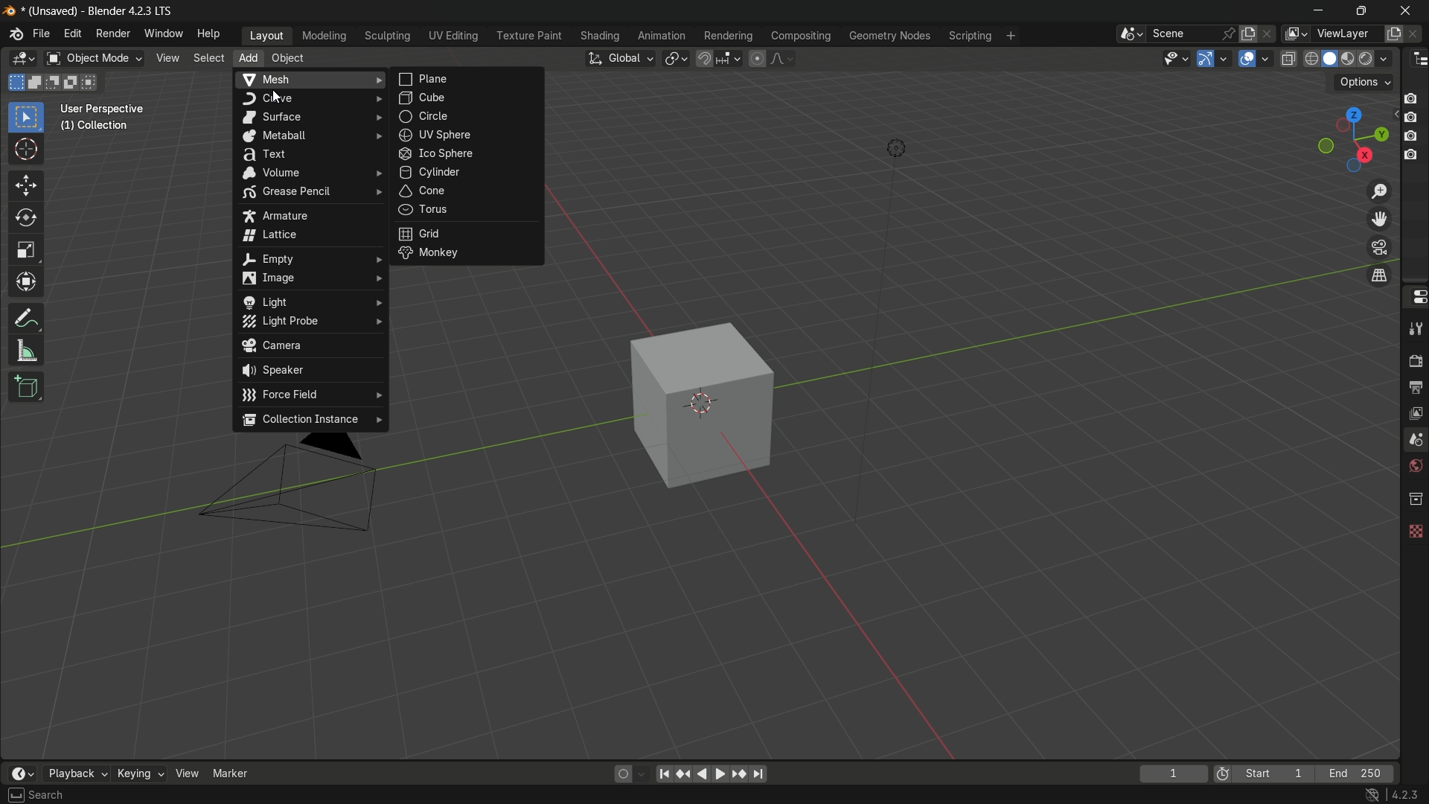  I want to click on cylinder, so click(467, 172).